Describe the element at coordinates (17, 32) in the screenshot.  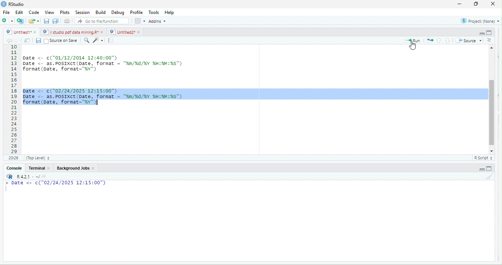
I see ` Untitled1` at that location.